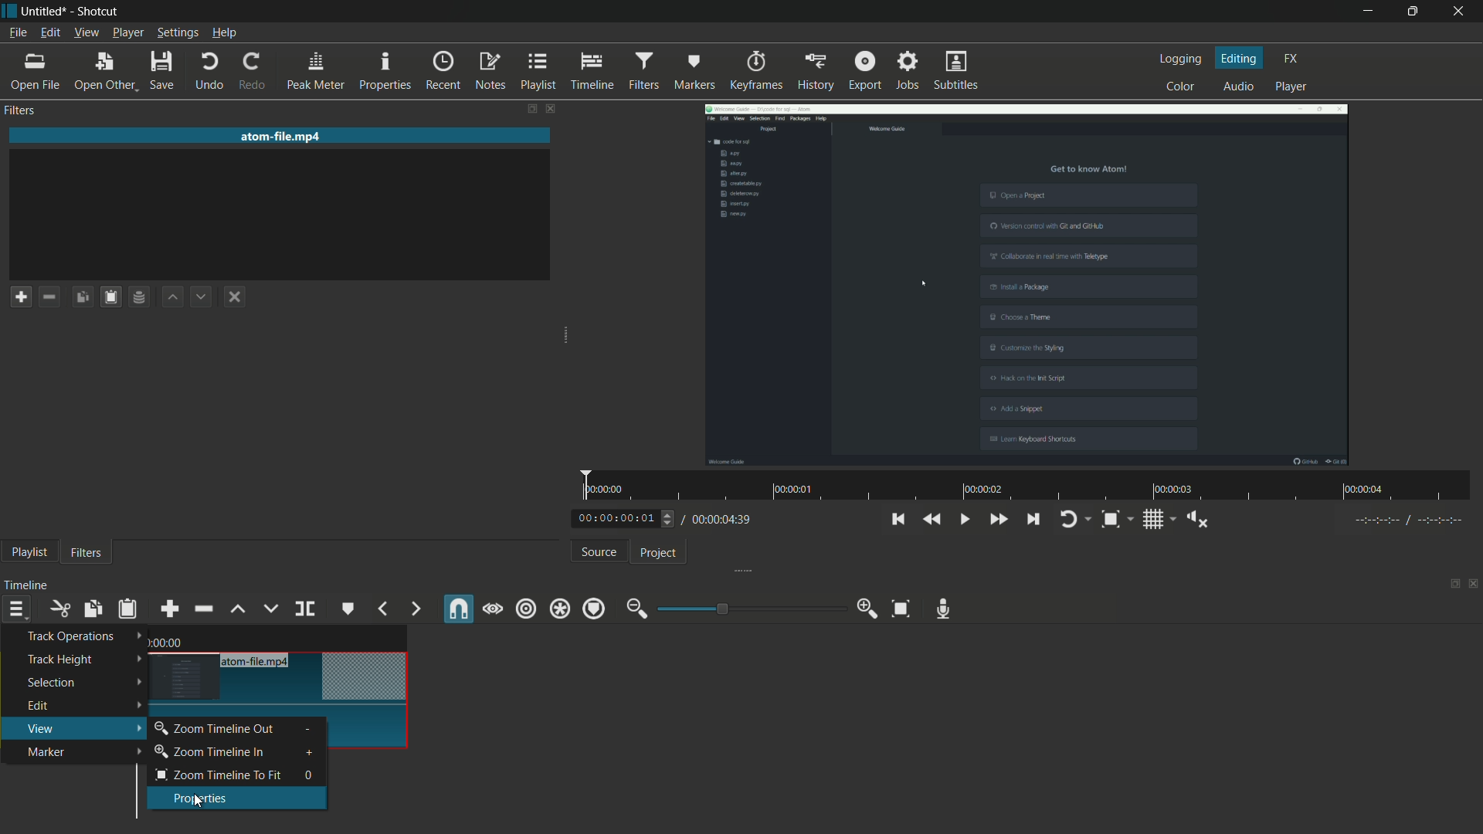 This screenshot has width=1483, height=834. I want to click on audio, so click(1240, 86).